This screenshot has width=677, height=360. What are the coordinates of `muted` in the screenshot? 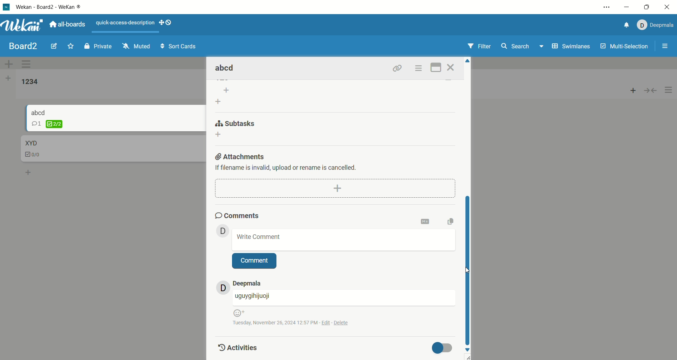 It's located at (136, 46).